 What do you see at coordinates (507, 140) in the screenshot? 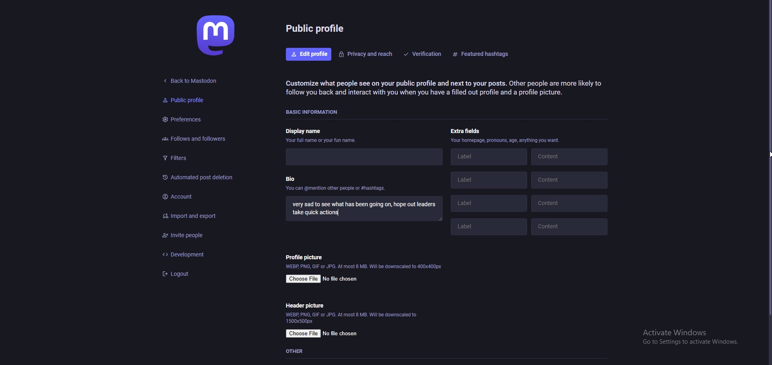
I see `info` at bounding box center [507, 140].